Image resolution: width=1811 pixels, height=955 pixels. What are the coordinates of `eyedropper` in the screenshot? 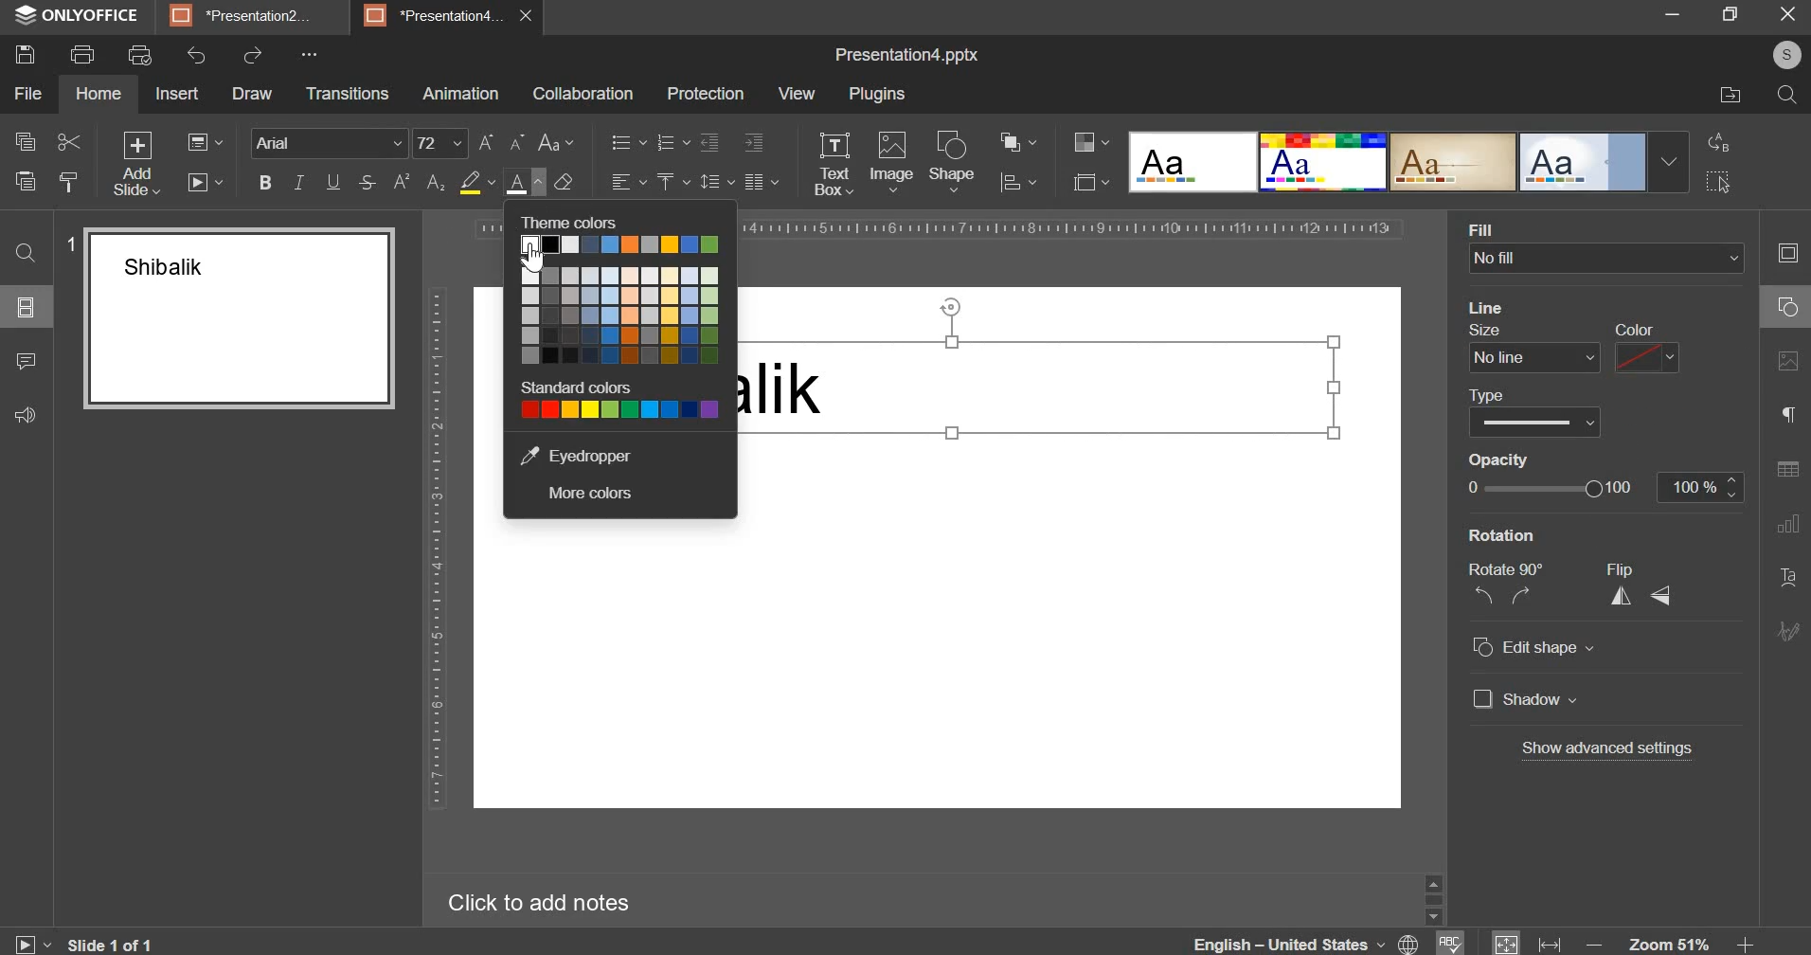 It's located at (574, 455).